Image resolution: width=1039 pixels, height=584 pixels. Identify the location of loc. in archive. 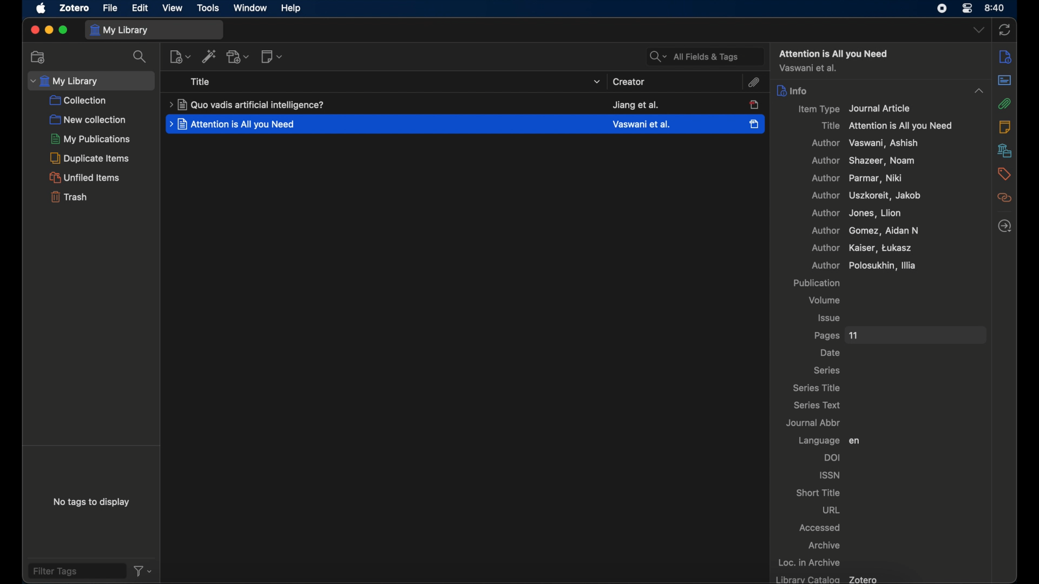
(811, 562).